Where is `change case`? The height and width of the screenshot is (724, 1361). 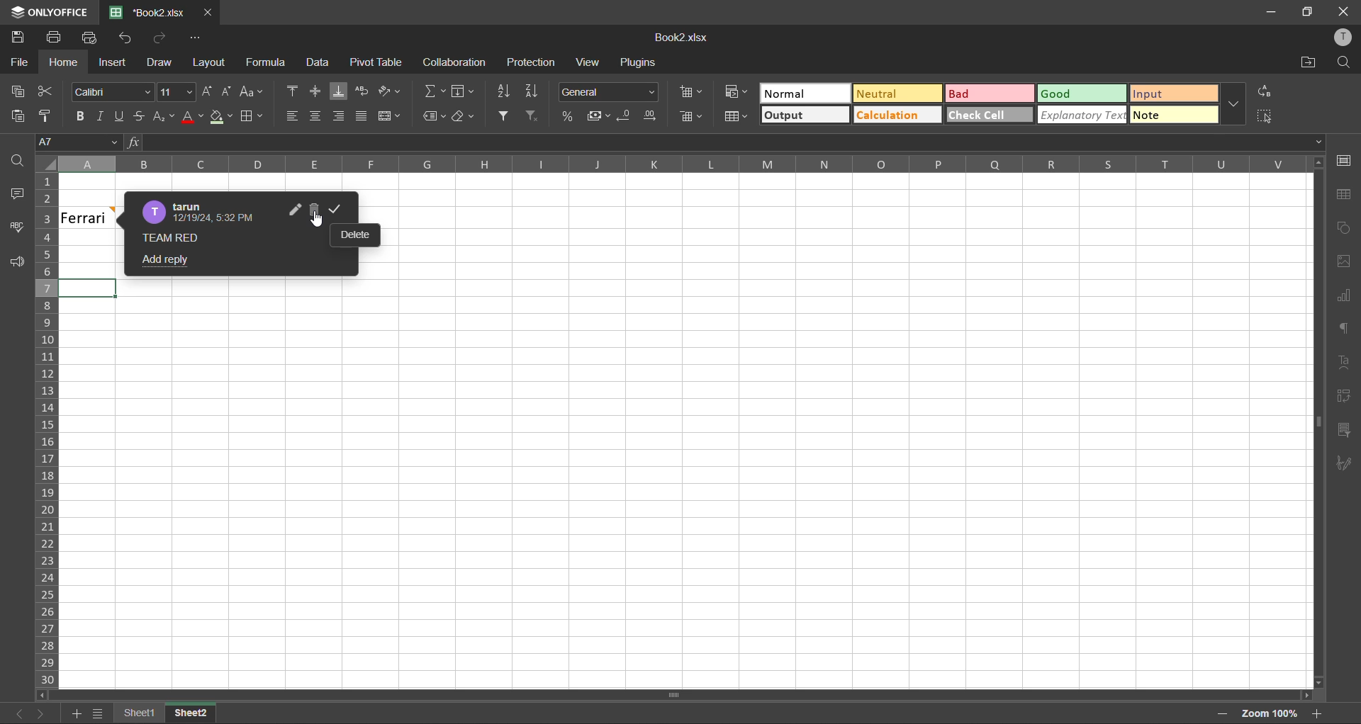 change case is located at coordinates (251, 93).